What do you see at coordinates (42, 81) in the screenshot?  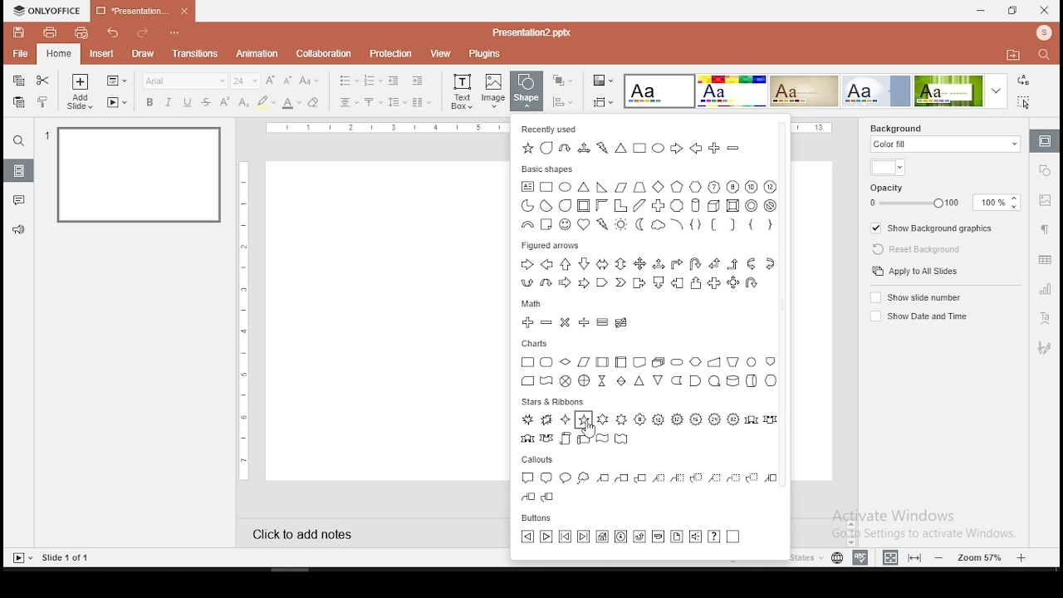 I see `cut` at bounding box center [42, 81].